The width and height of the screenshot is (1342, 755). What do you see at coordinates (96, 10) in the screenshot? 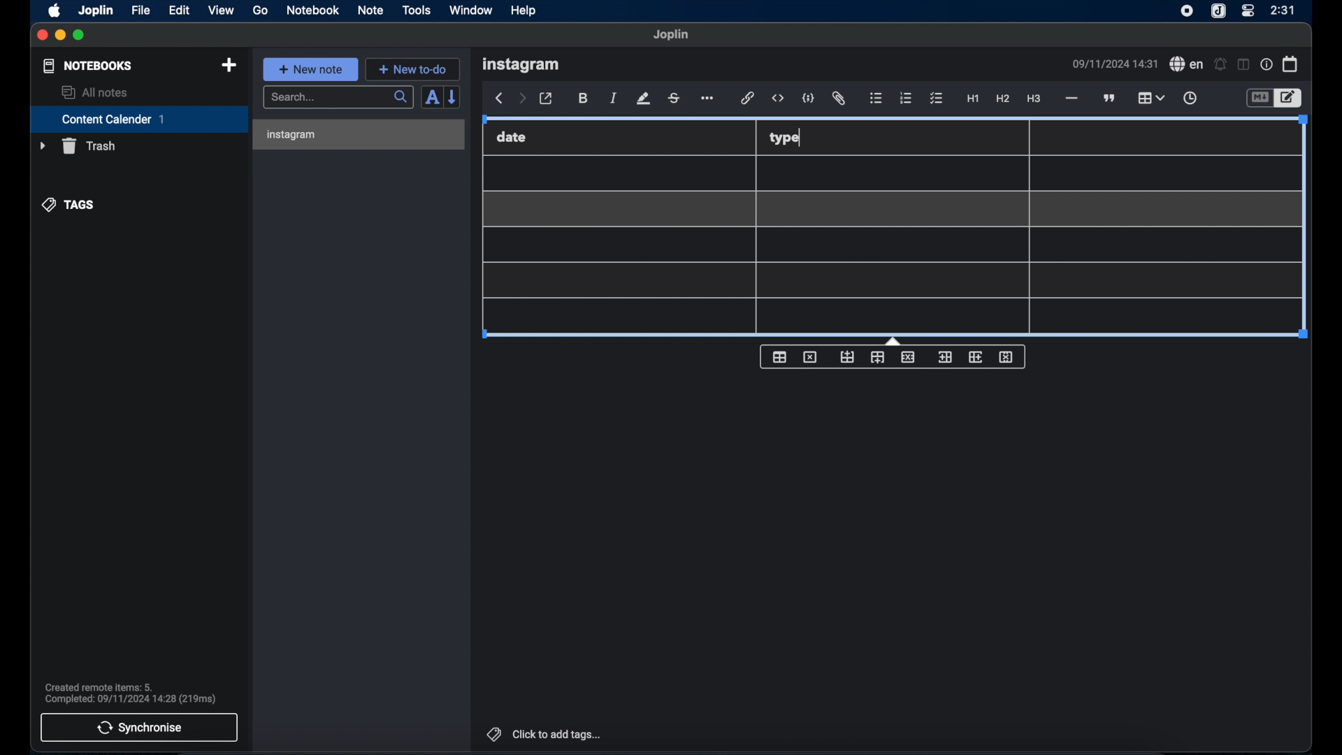
I see `joplin` at bounding box center [96, 10].